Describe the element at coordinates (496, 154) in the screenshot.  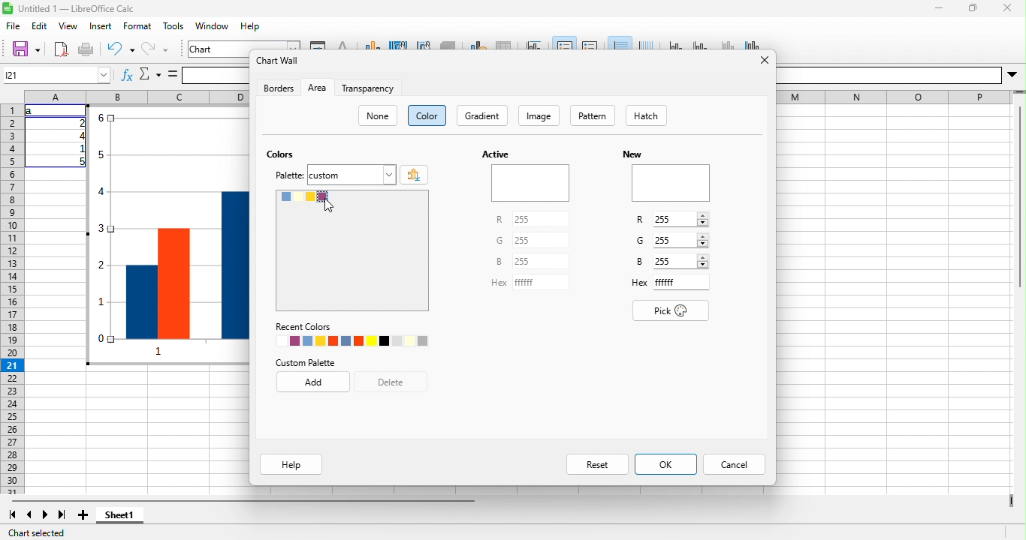
I see `Active` at that location.